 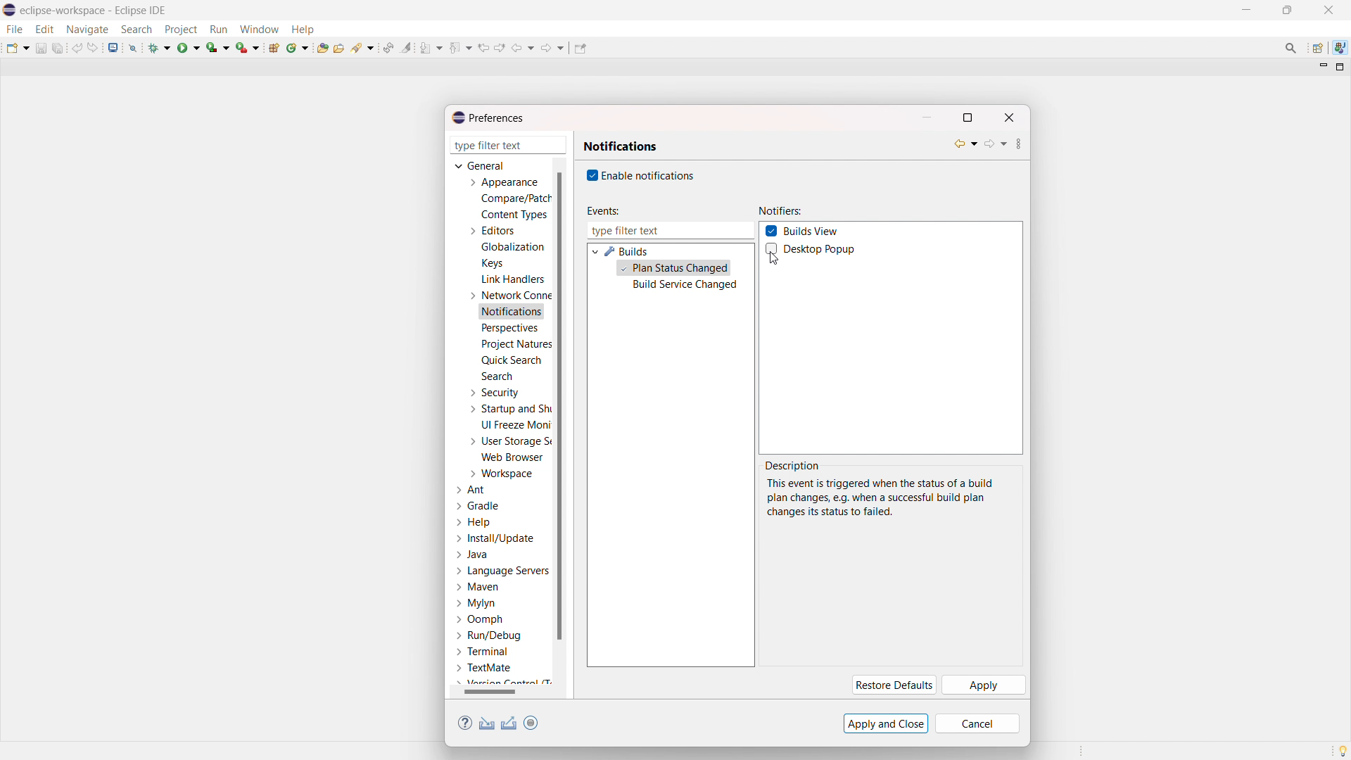 I want to click on events, so click(x=602, y=211).